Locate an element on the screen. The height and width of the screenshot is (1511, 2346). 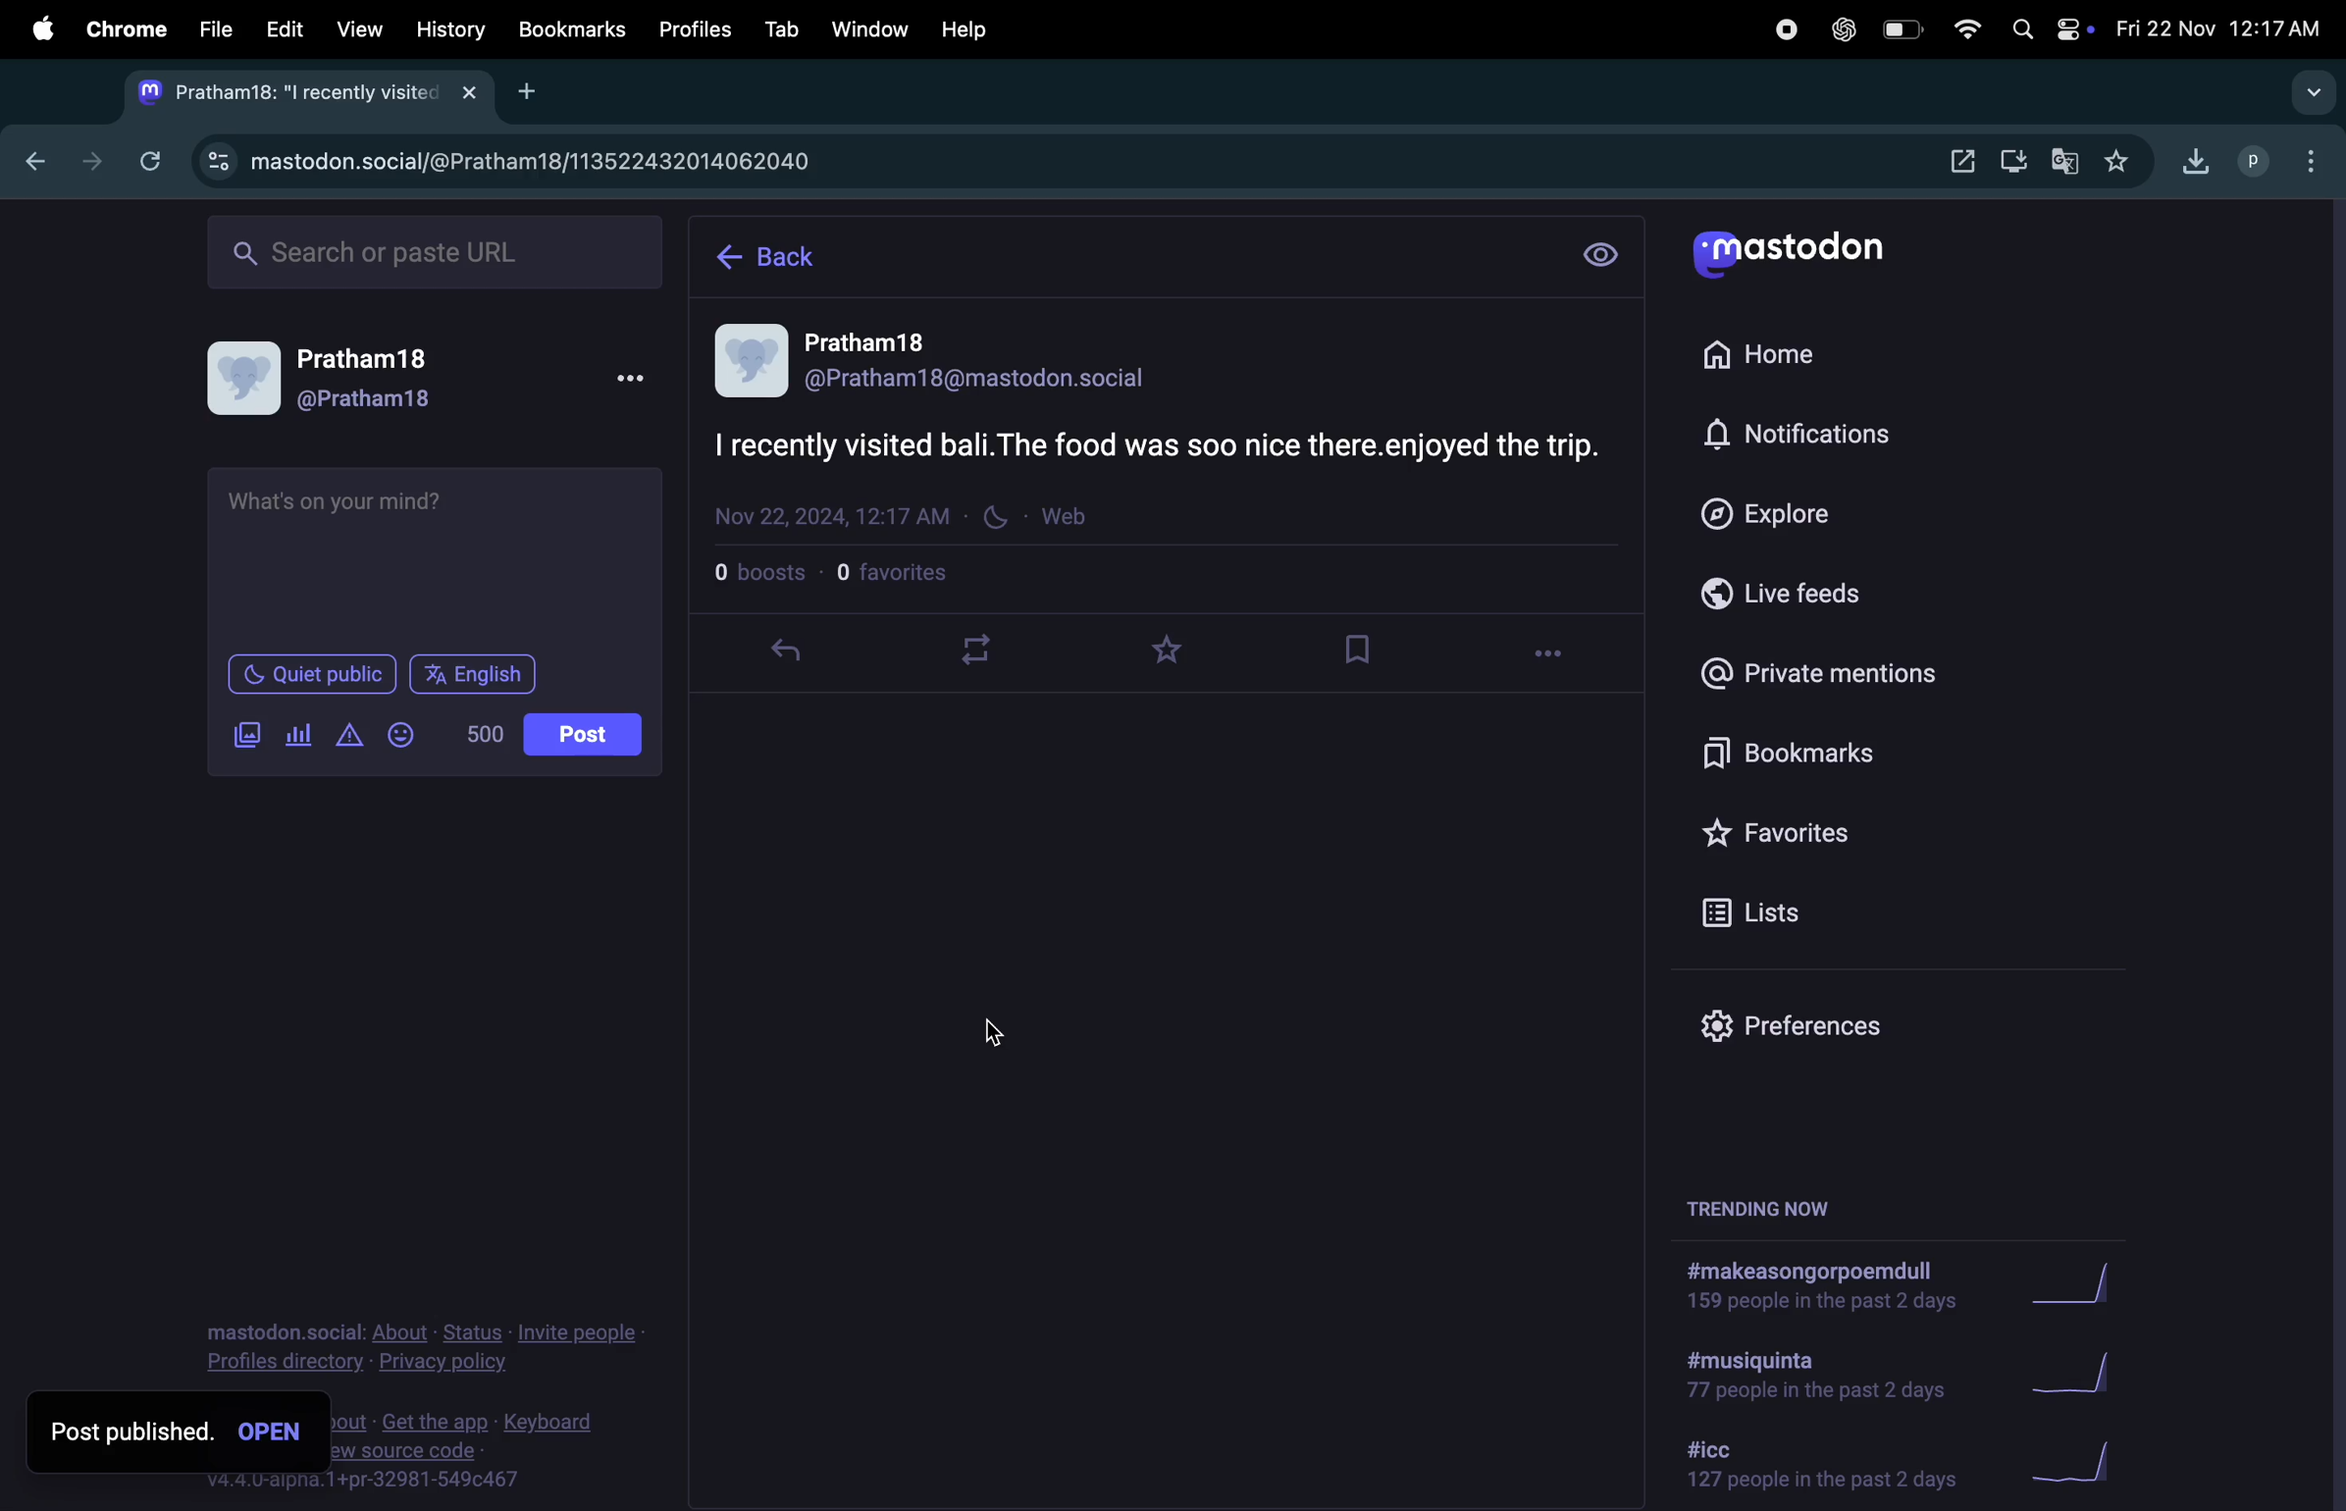
add image is located at coordinates (238, 736).